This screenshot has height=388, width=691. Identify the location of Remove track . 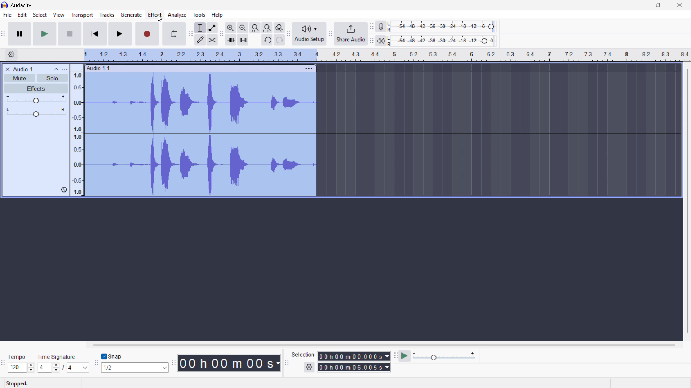
(8, 69).